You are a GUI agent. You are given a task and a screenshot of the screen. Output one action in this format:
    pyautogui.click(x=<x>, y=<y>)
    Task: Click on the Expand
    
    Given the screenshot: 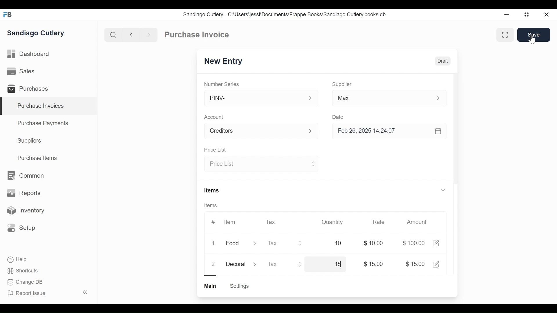 What is the action you would take?
    pyautogui.click(x=313, y=163)
    